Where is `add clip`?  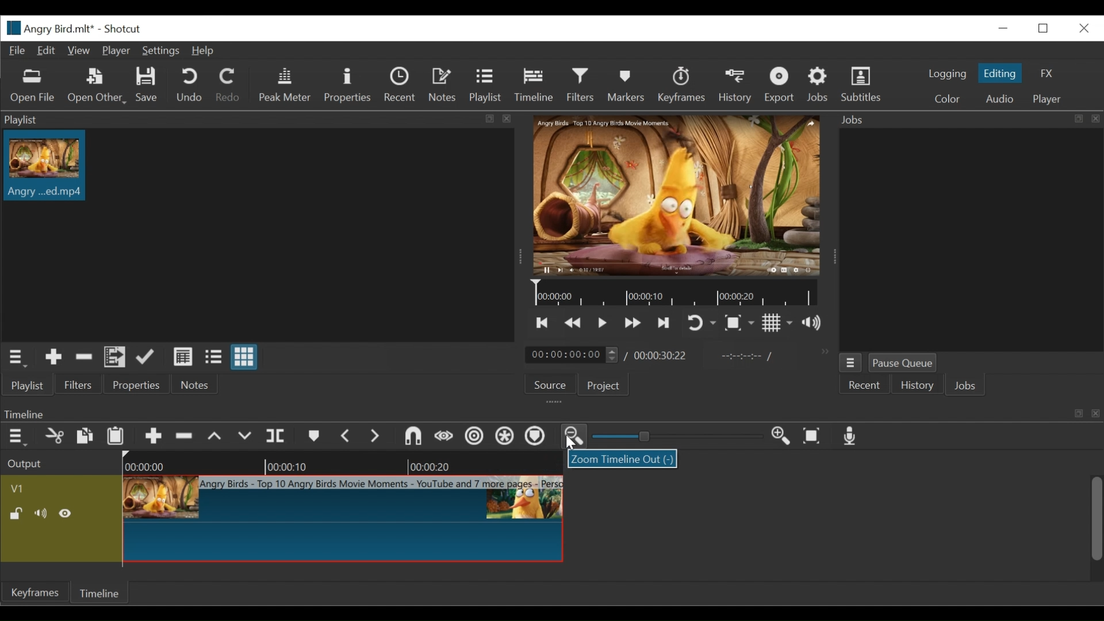 add clip is located at coordinates (154, 438).